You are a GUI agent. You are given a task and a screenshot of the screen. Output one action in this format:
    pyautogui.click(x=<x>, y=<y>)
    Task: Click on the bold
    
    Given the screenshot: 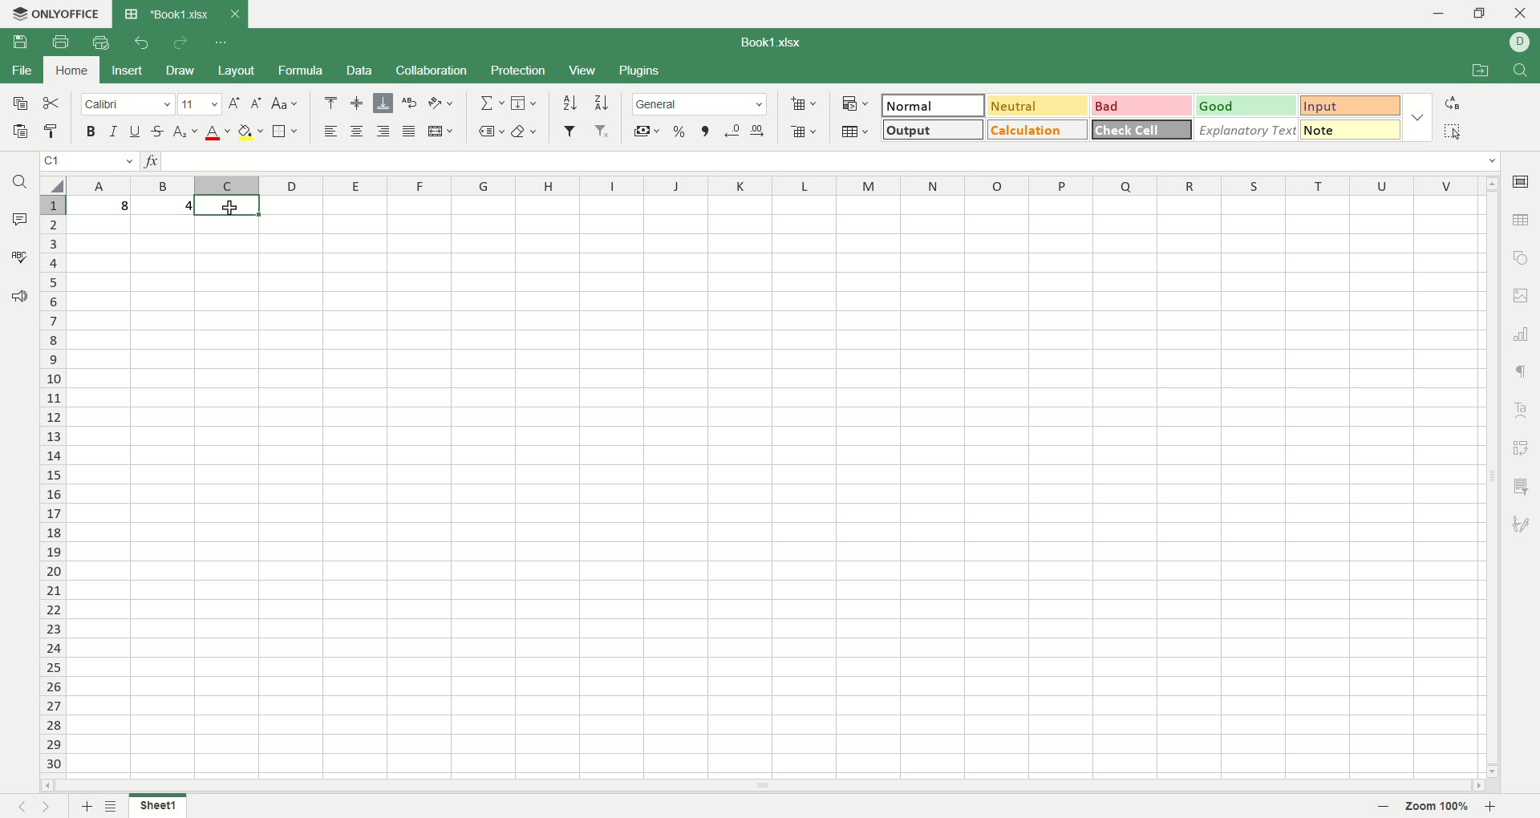 What is the action you would take?
    pyautogui.click(x=91, y=131)
    